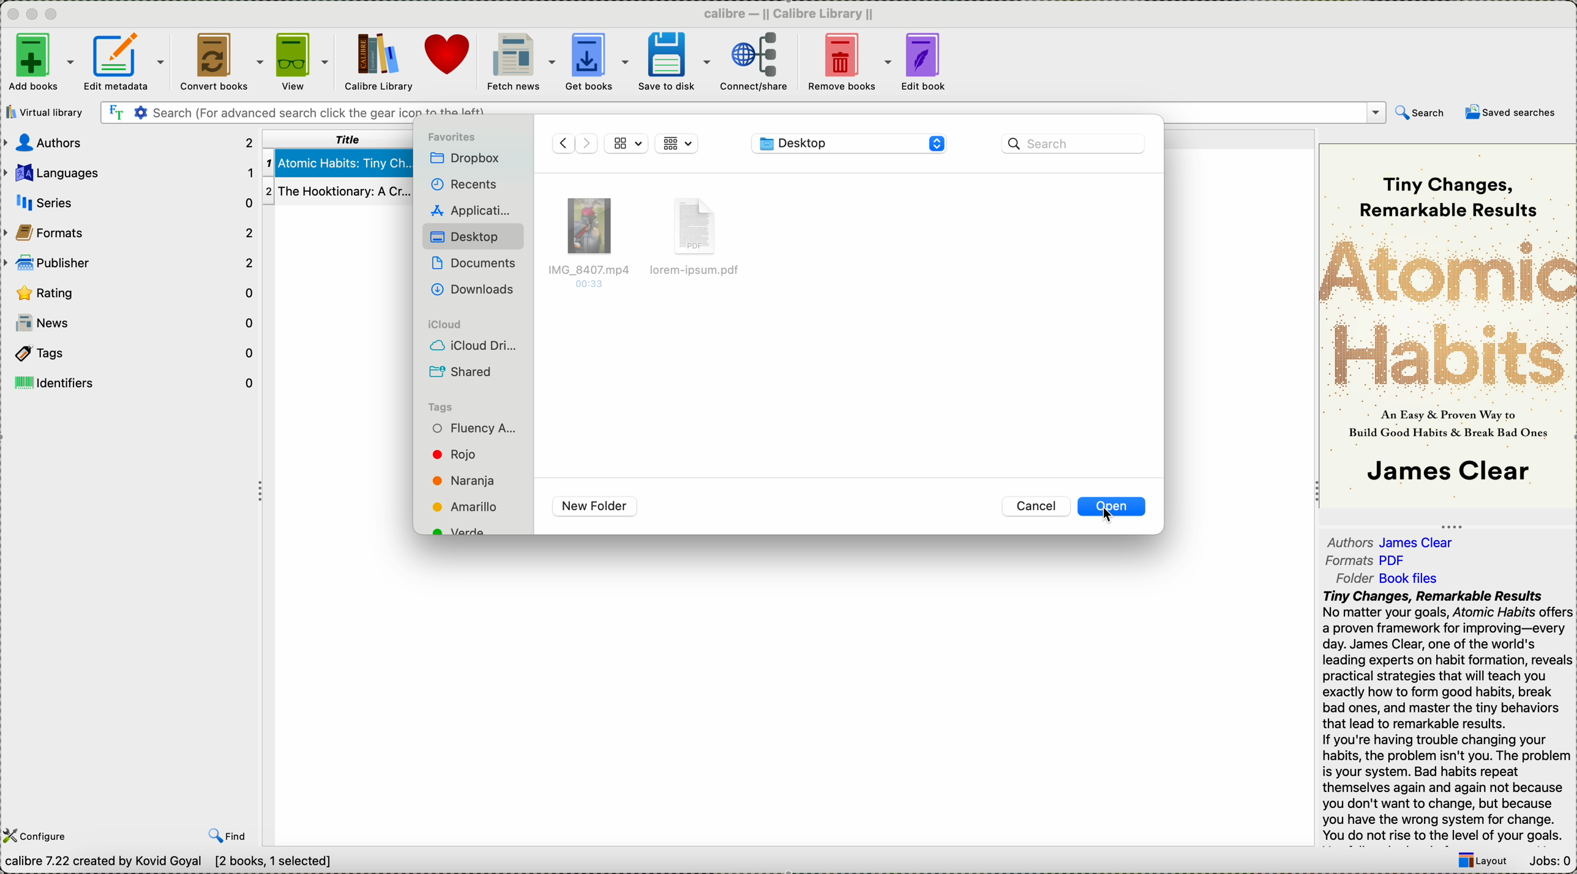 The width and height of the screenshot is (1577, 874). Describe the element at coordinates (460, 372) in the screenshot. I see `shared` at that location.